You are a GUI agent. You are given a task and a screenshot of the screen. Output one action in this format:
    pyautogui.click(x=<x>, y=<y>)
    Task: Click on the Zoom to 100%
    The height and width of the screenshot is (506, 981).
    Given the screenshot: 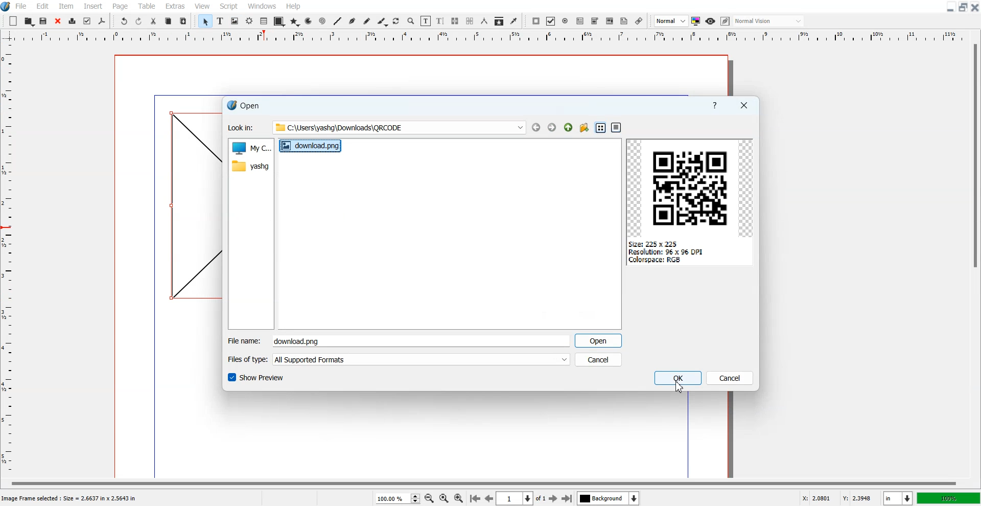 What is the action you would take?
    pyautogui.click(x=443, y=498)
    